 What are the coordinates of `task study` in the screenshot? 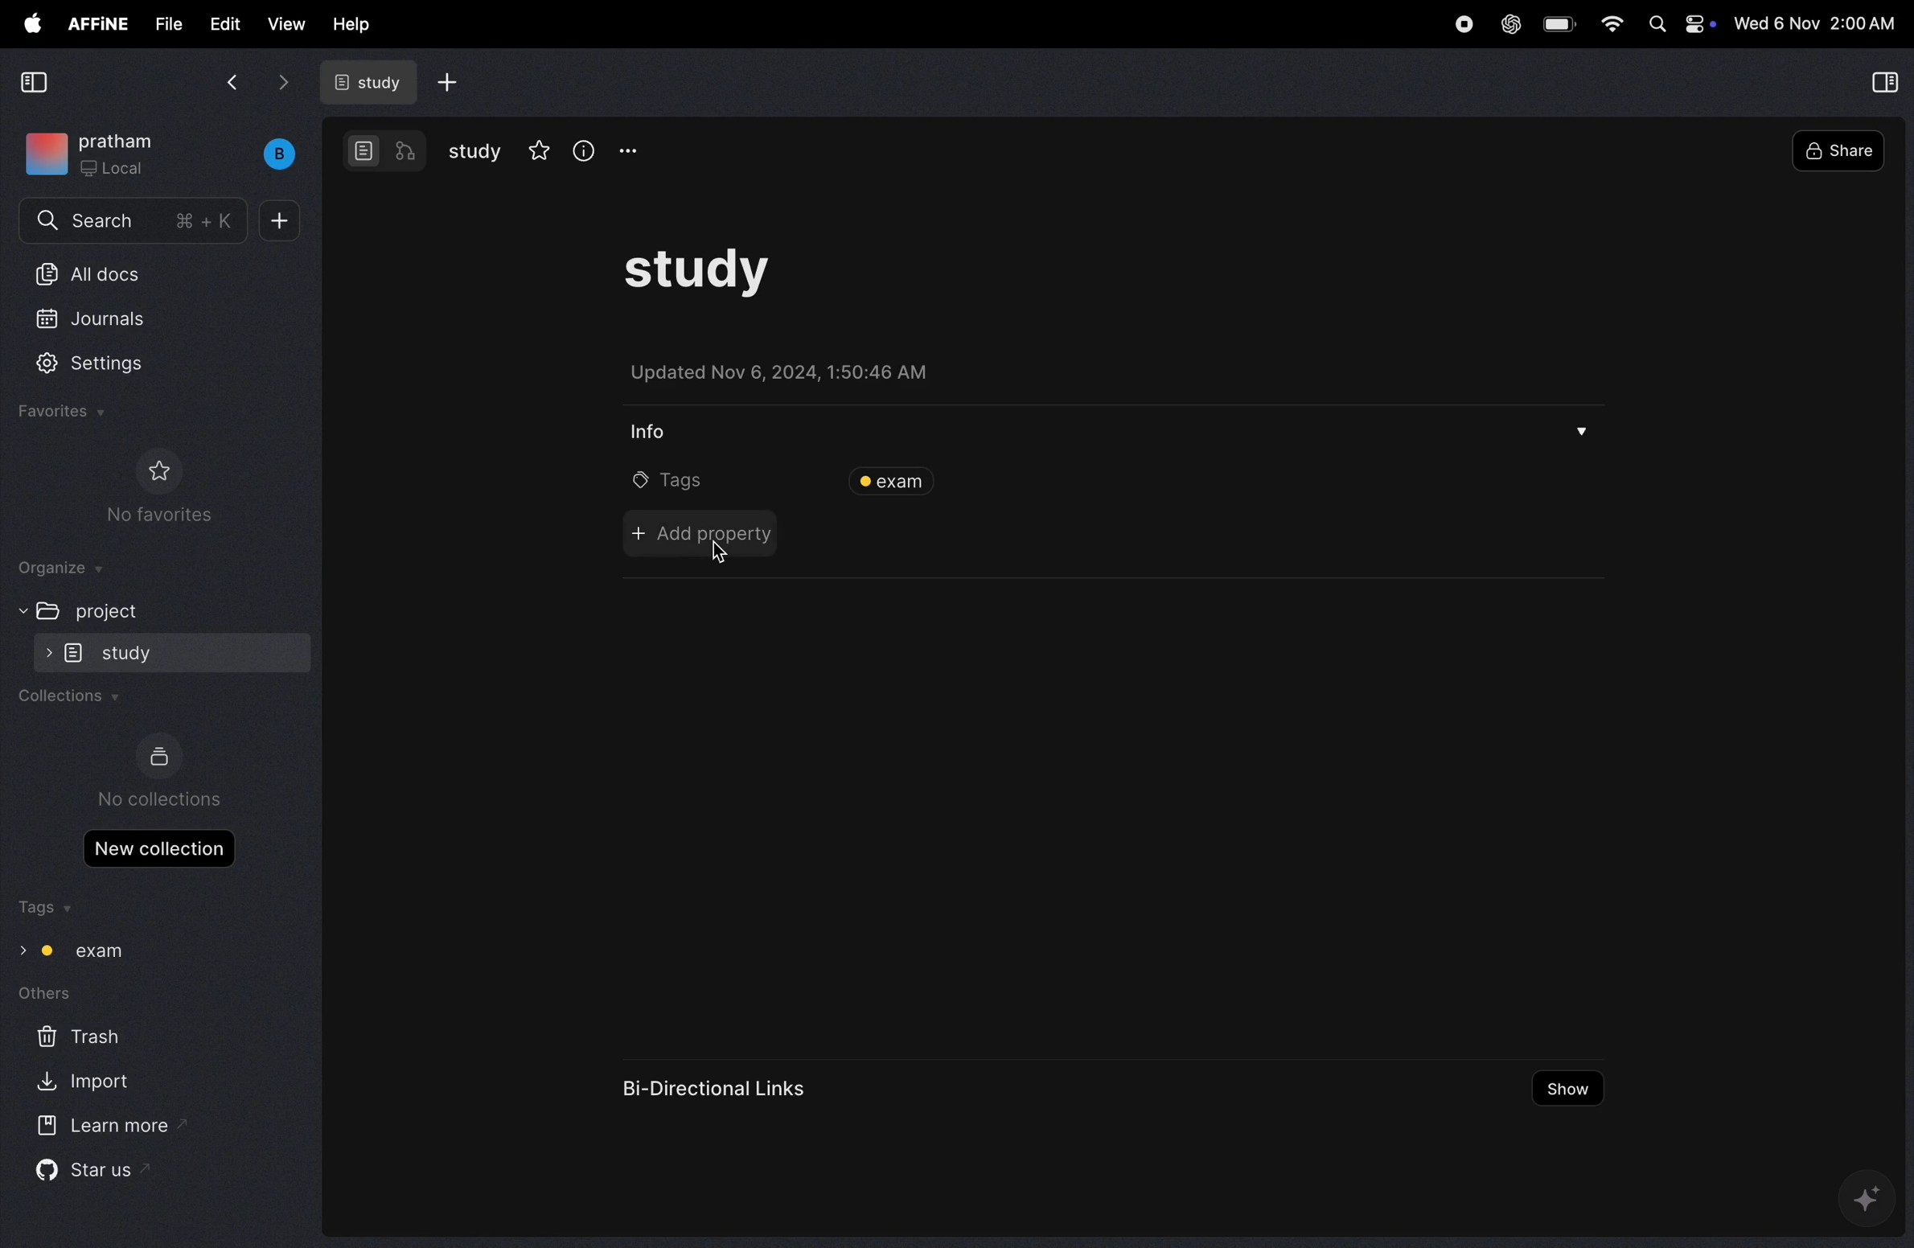 It's located at (701, 271).